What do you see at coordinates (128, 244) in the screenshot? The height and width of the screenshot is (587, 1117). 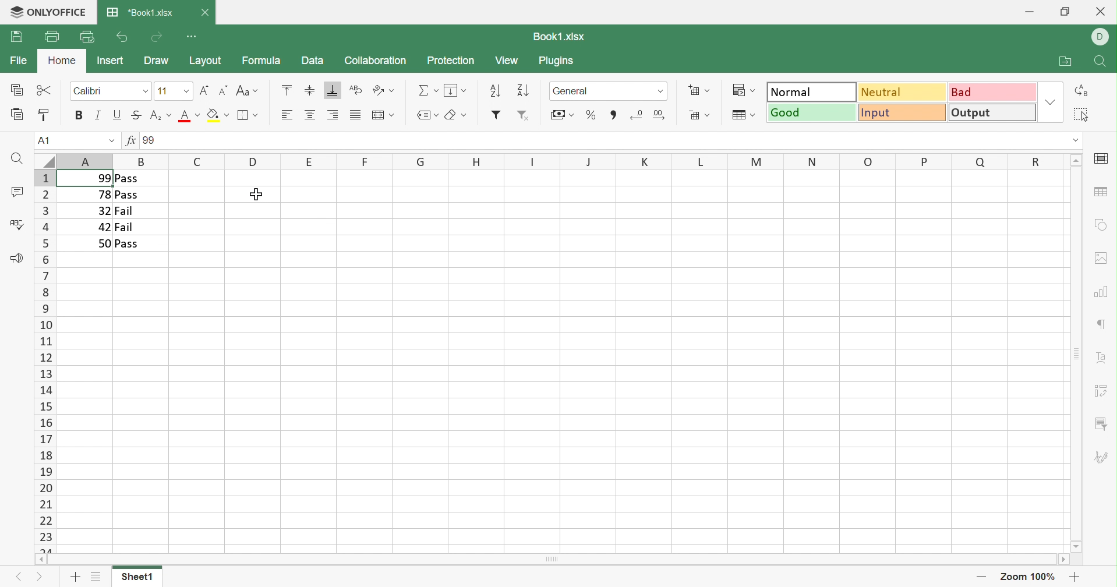 I see `Pass` at bounding box center [128, 244].